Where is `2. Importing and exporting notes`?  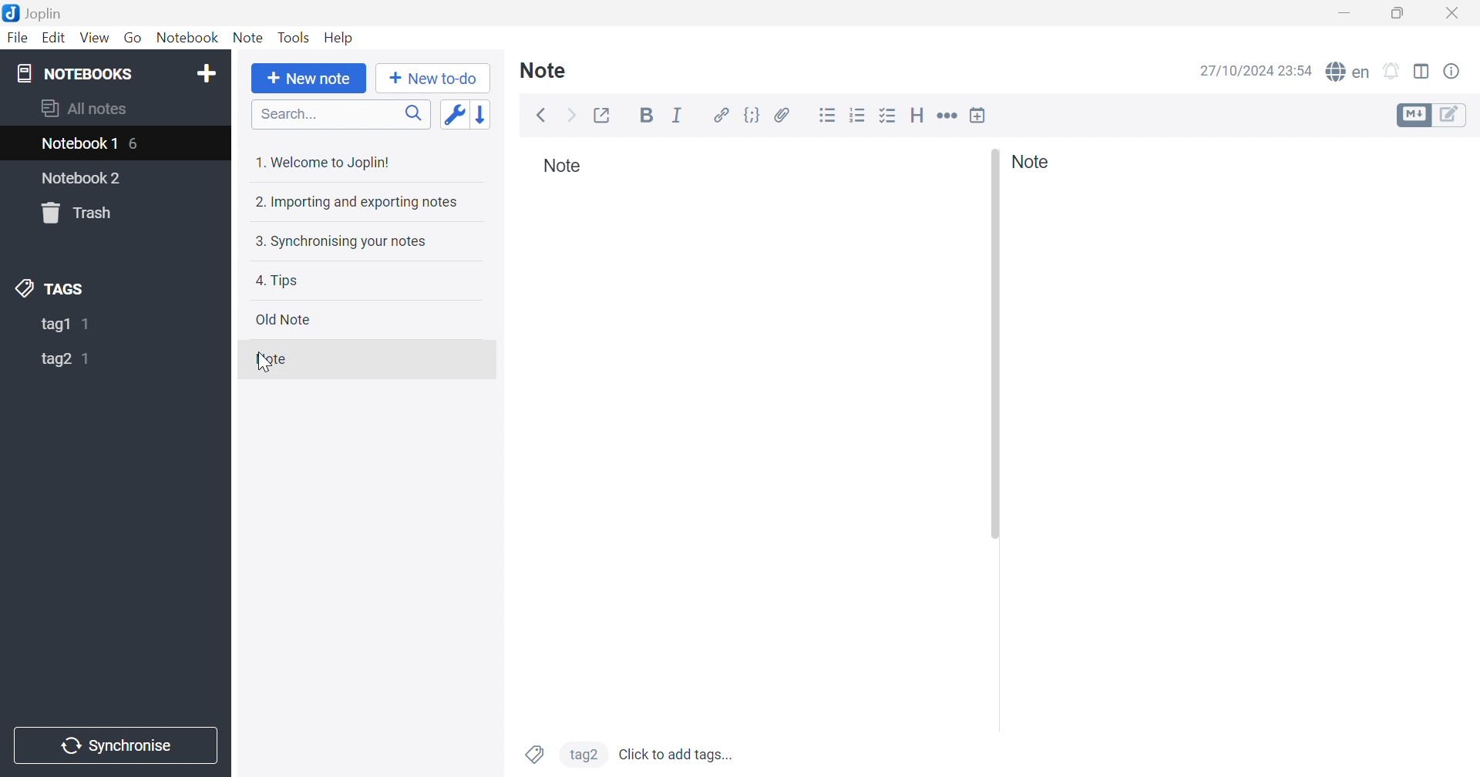 2. Importing and exporting notes is located at coordinates (355, 202).